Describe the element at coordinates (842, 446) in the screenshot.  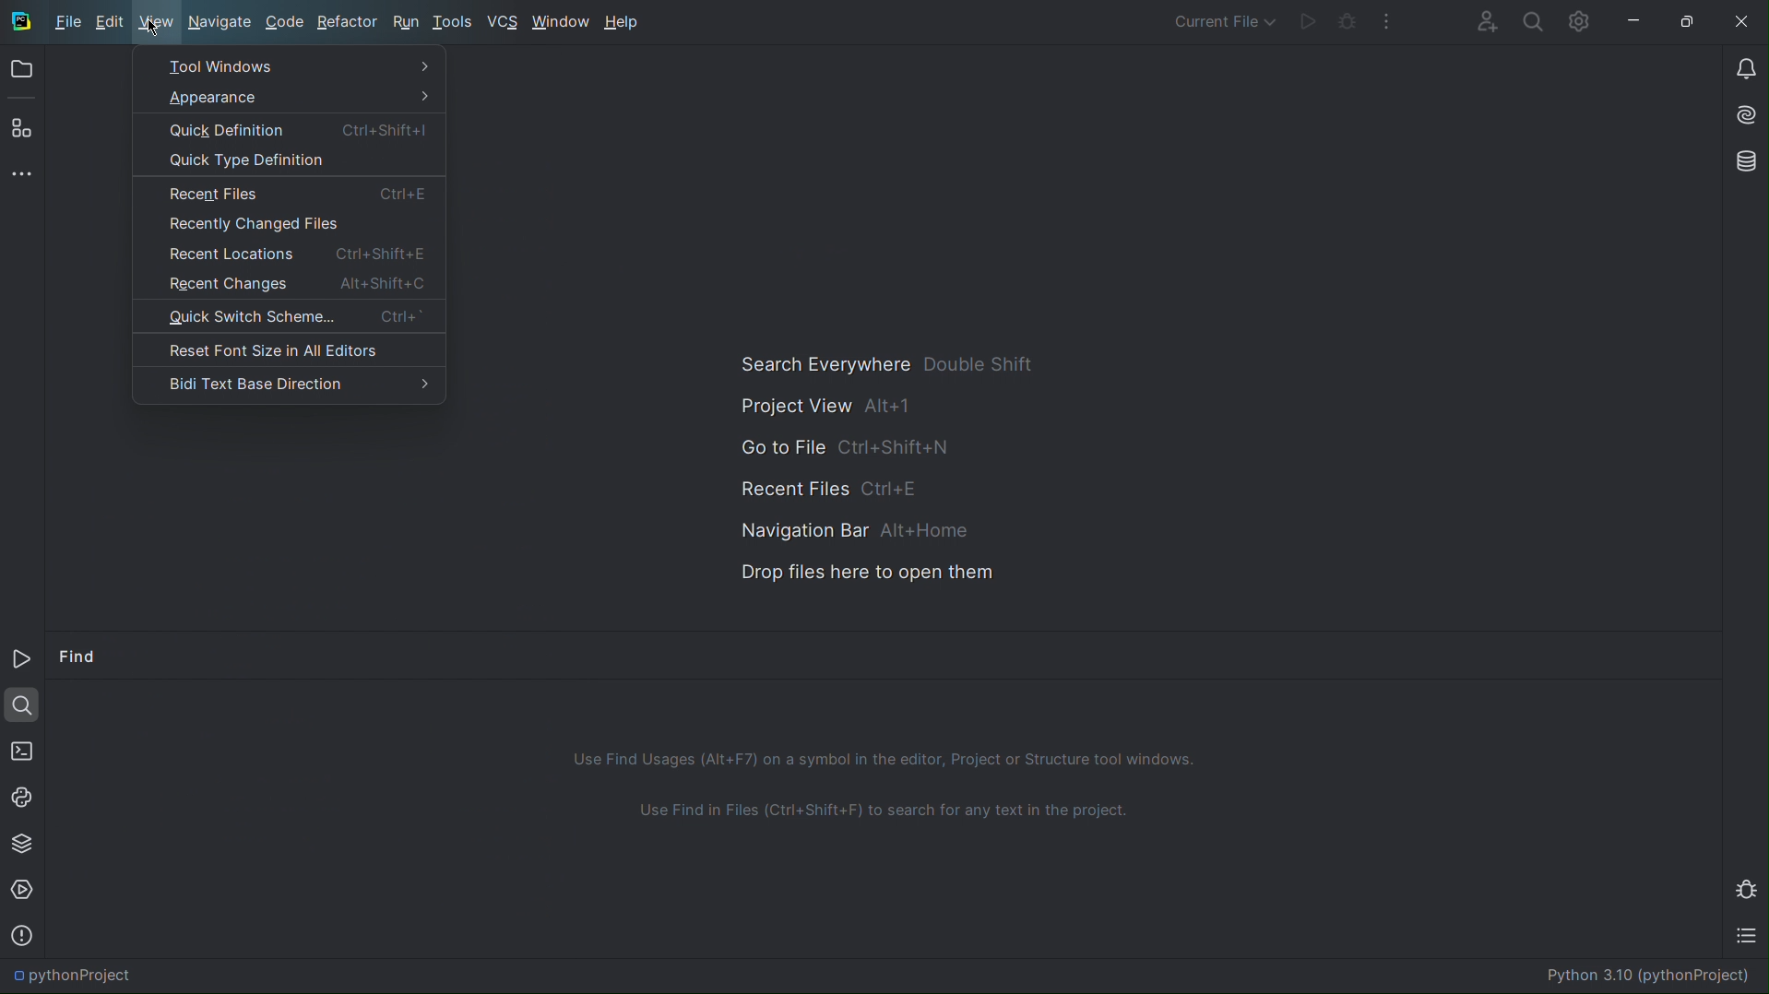
I see `Go to File` at that location.